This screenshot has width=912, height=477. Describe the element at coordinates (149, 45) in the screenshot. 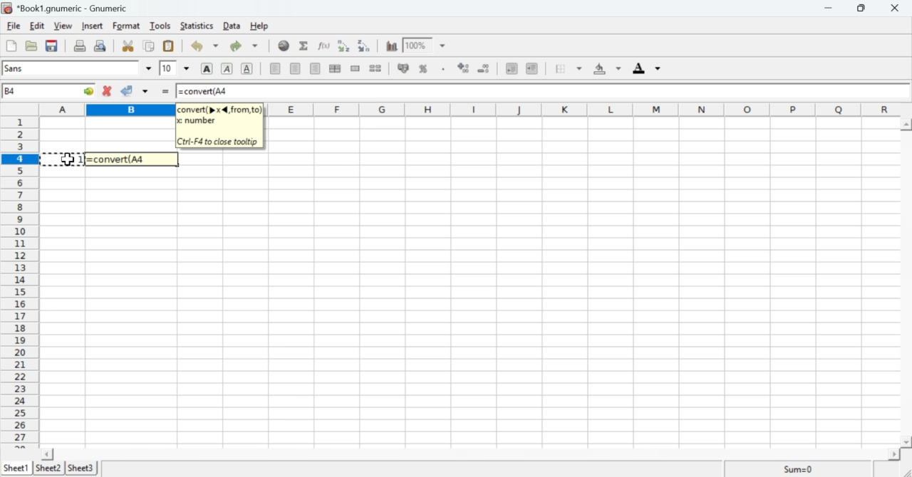

I see `Copy selection` at that location.